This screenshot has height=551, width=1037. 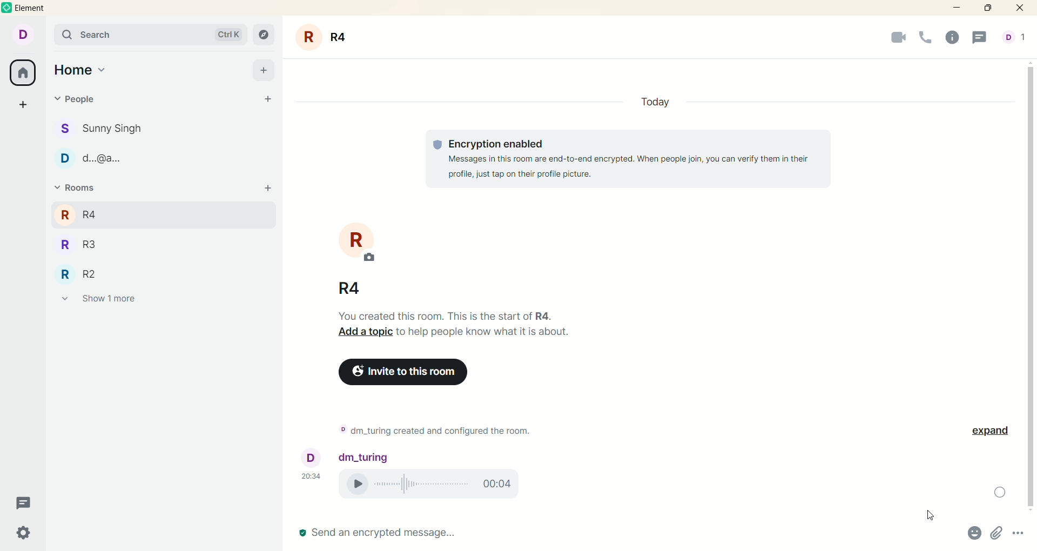 What do you see at coordinates (79, 99) in the screenshot?
I see `people` at bounding box center [79, 99].